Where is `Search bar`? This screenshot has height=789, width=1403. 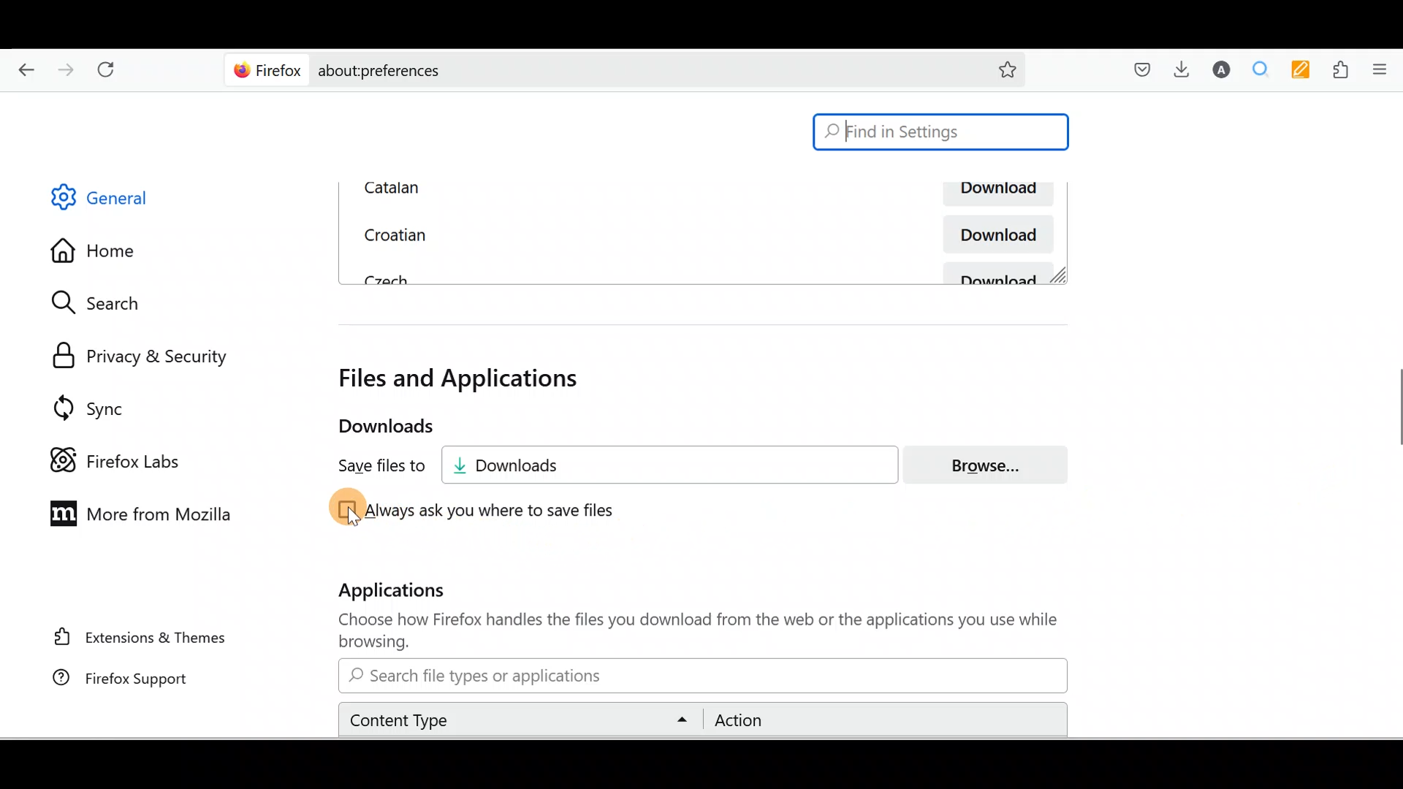
Search bar is located at coordinates (941, 132).